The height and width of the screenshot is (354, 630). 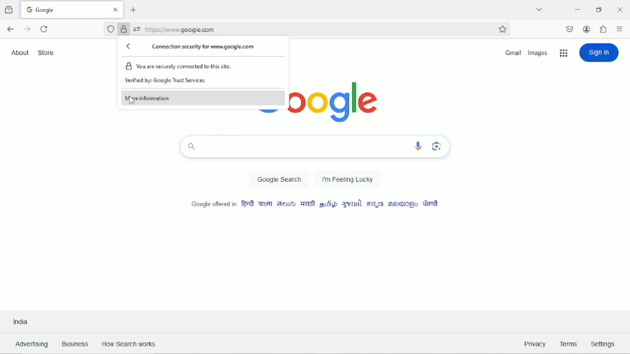 What do you see at coordinates (247, 204) in the screenshot?
I see `language` at bounding box center [247, 204].